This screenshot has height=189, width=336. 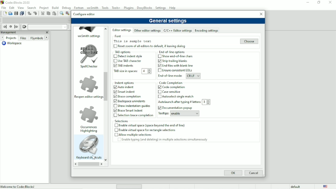 I want to click on , so click(x=159, y=96).